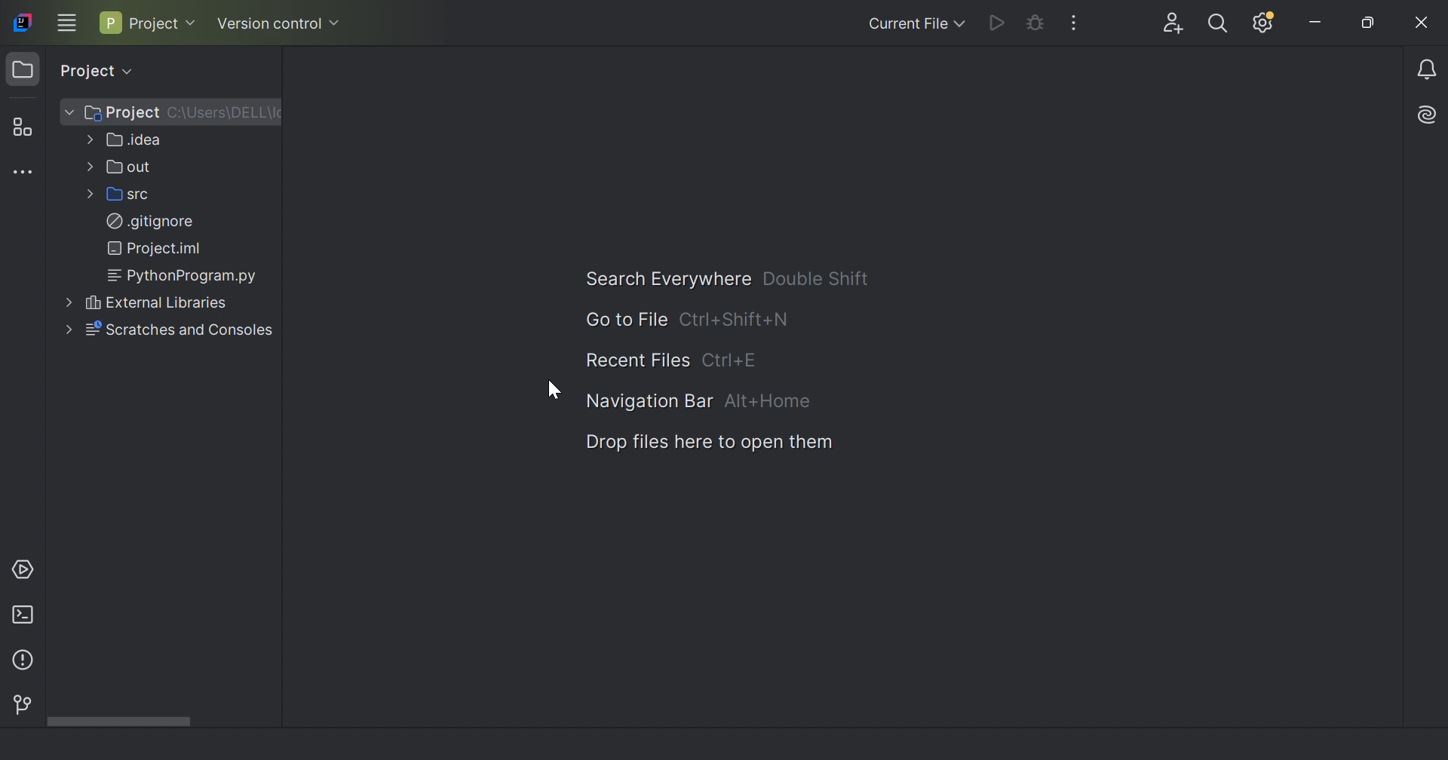 This screenshot has width=1448, height=760. Describe the element at coordinates (149, 23) in the screenshot. I see `Project` at that location.